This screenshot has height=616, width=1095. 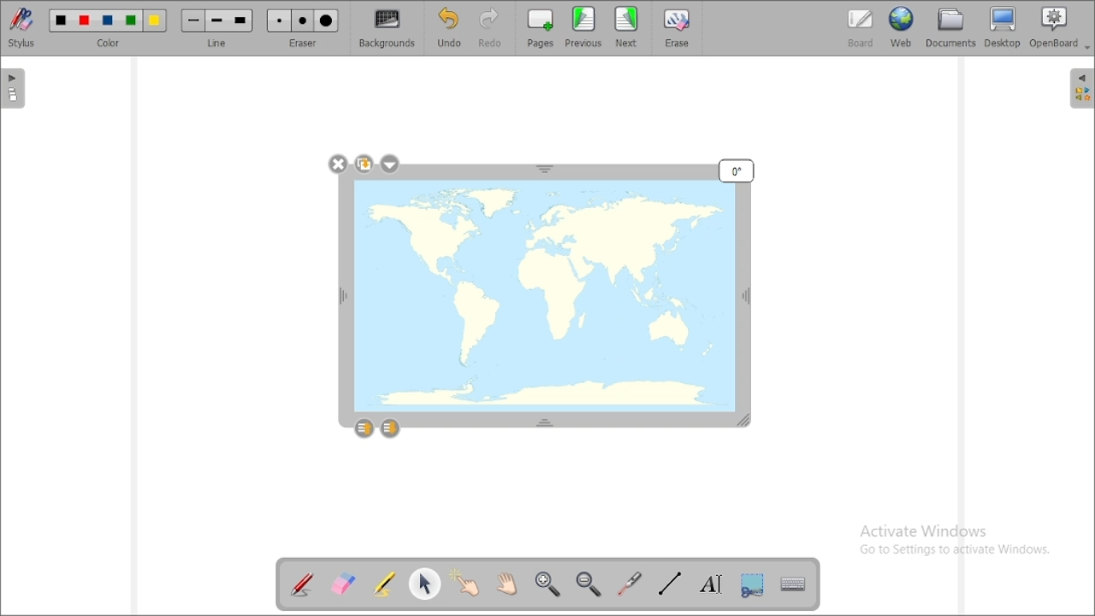 I want to click on mouse down, so click(x=737, y=172).